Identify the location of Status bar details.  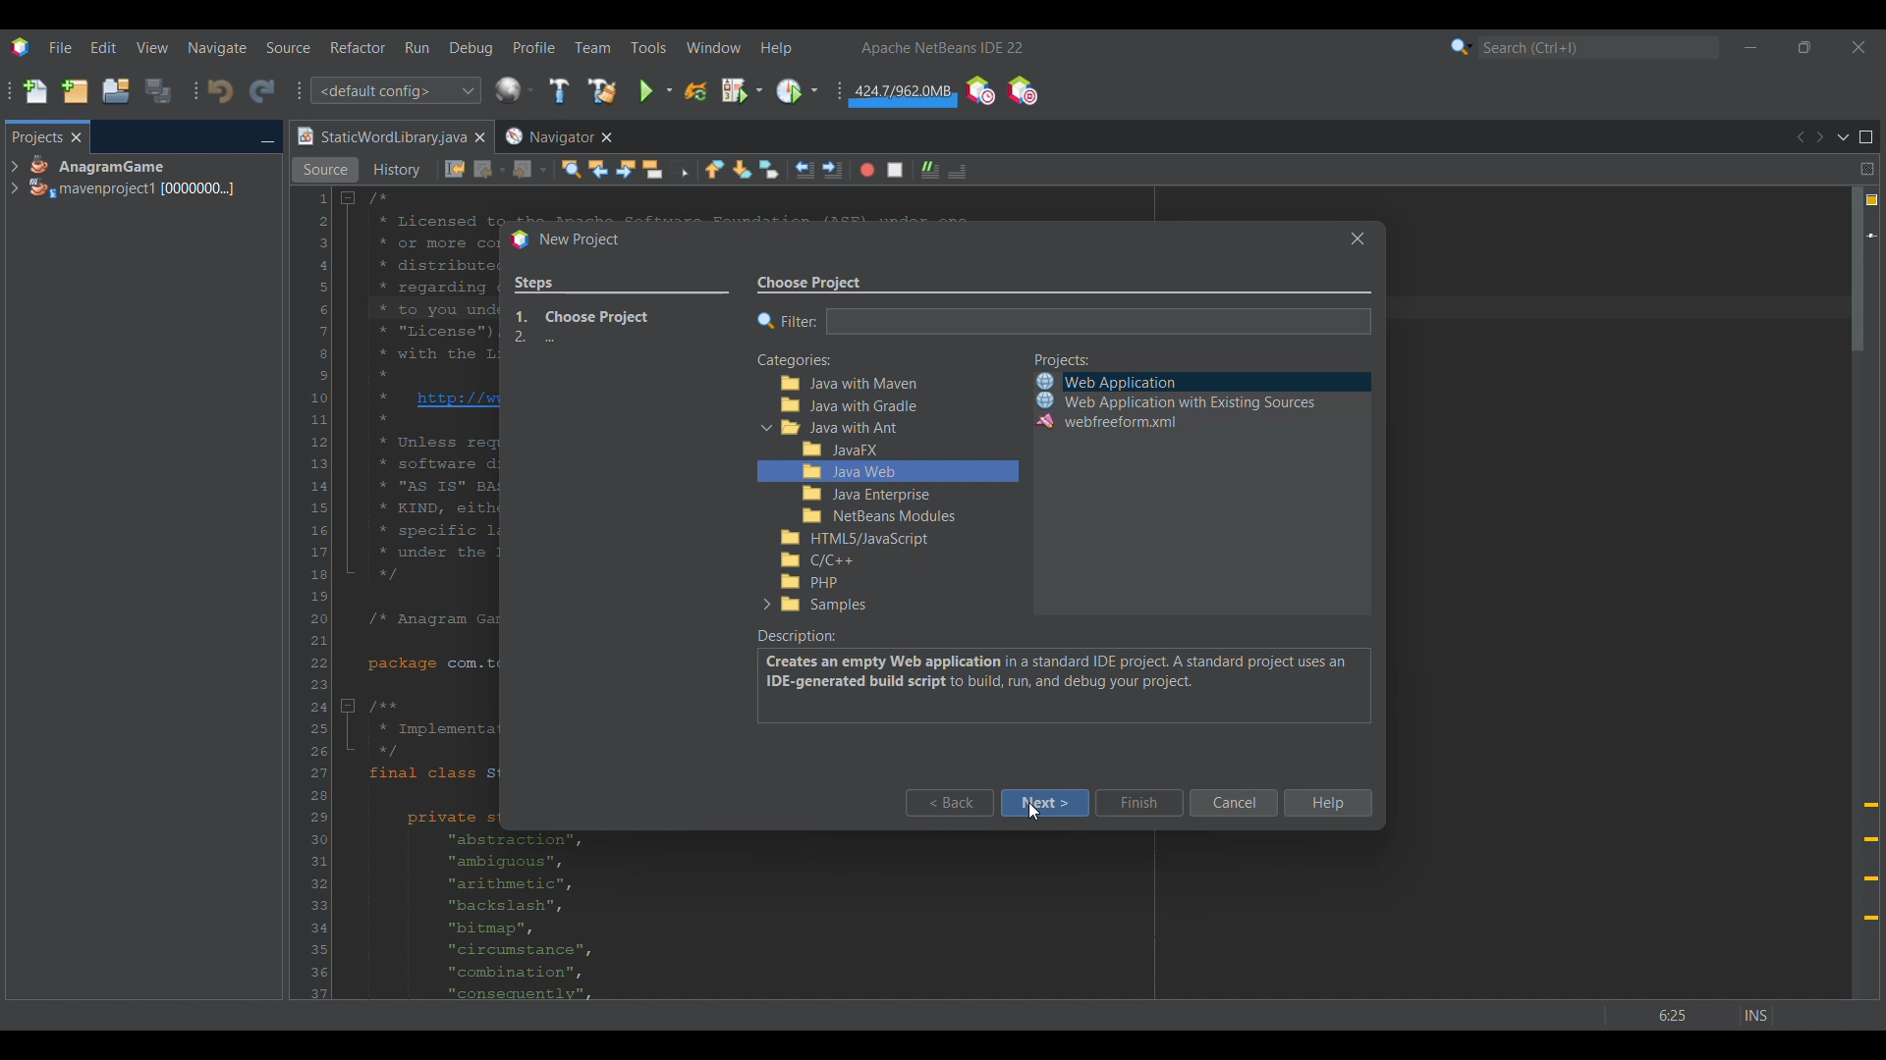
(1690, 1015).